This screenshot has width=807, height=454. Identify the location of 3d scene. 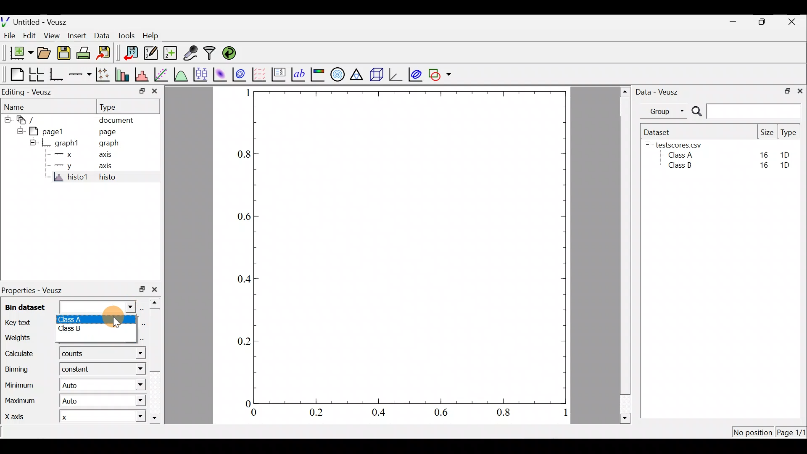
(377, 74).